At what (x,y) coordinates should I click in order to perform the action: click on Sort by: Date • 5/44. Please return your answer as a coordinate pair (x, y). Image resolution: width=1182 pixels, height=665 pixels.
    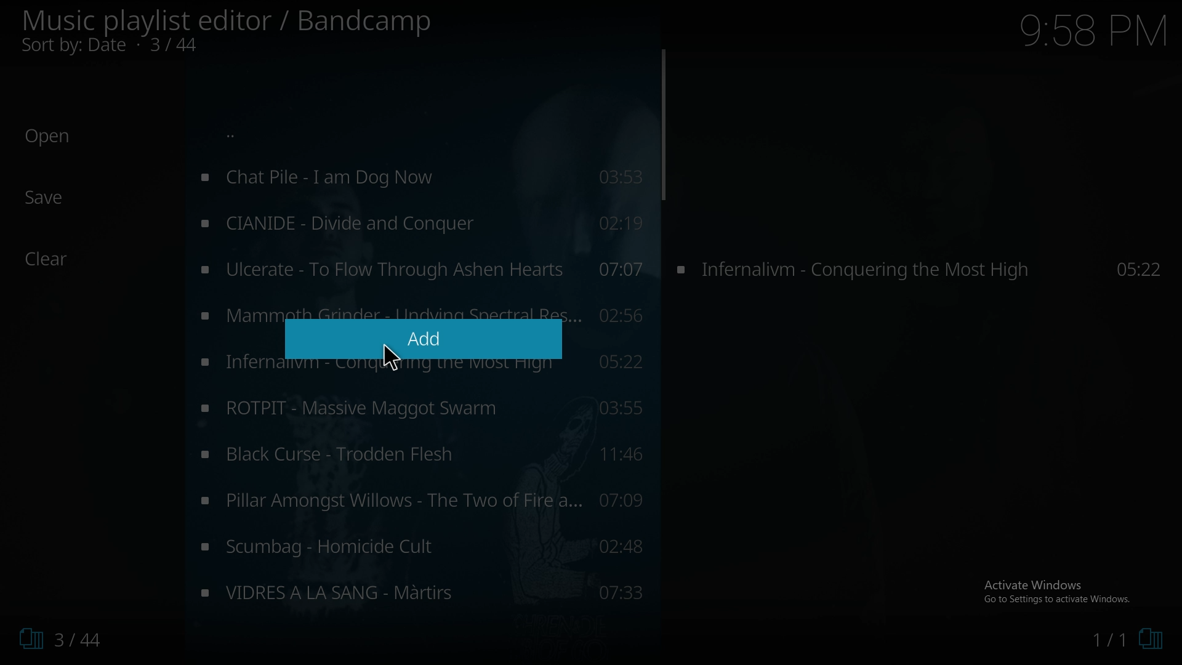
    Looking at the image, I should click on (131, 47).